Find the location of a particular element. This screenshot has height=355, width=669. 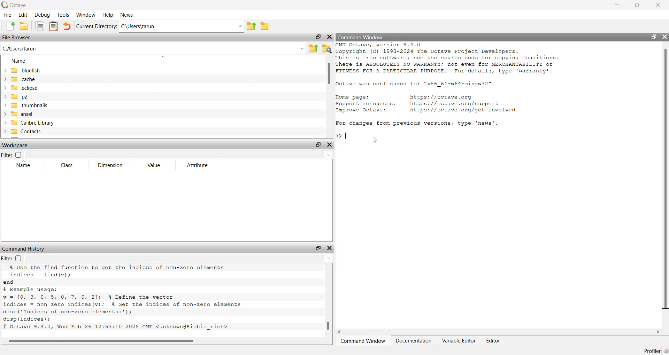

Calibre Library is located at coordinates (30, 123).